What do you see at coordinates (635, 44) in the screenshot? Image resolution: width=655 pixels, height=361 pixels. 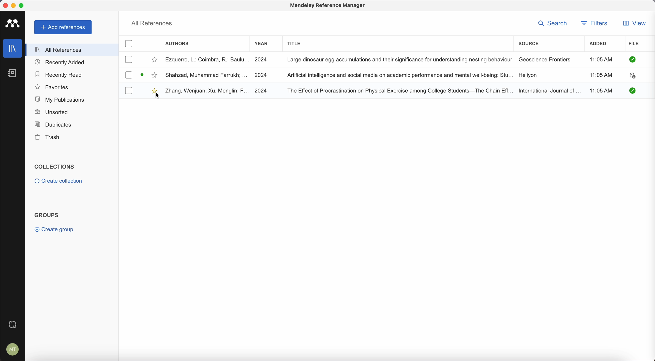 I see `file` at bounding box center [635, 44].